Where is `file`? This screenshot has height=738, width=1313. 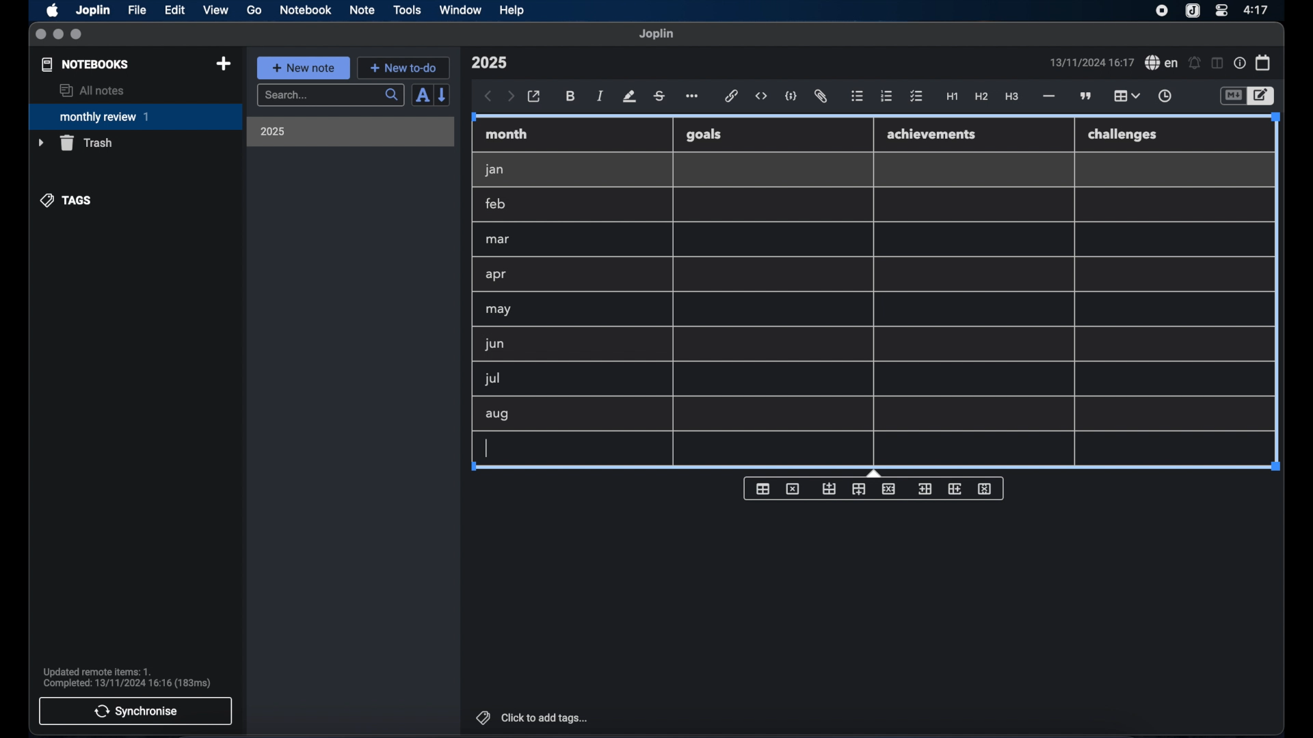
file is located at coordinates (137, 10).